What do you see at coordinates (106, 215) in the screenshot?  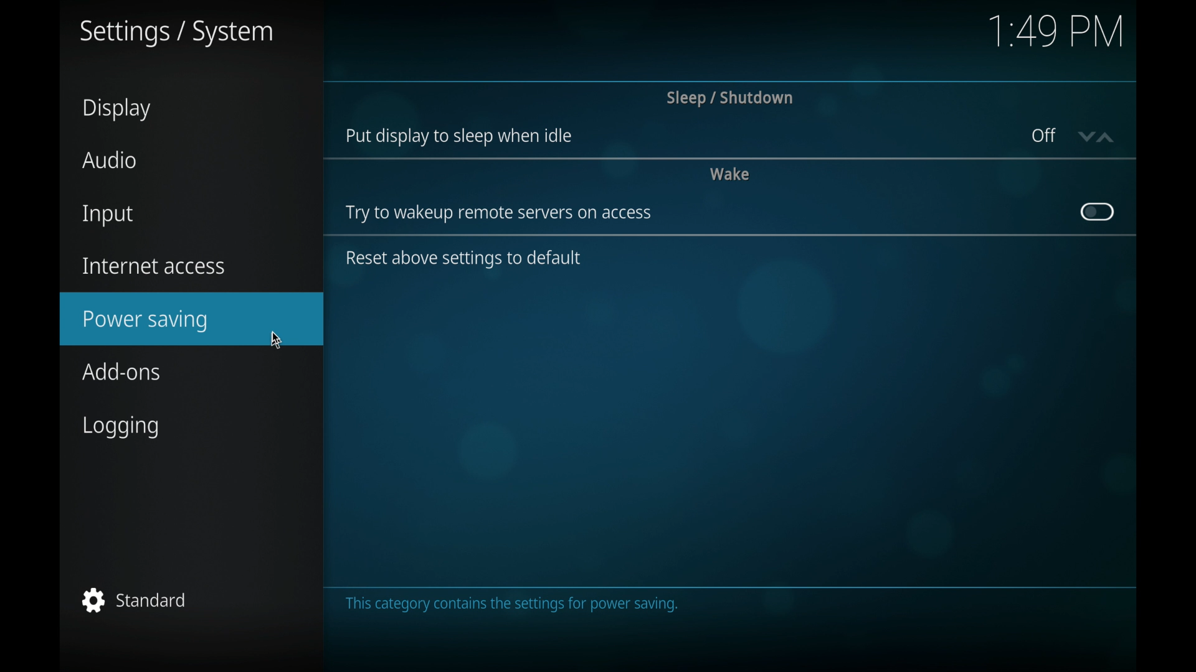 I see `input` at bounding box center [106, 215].